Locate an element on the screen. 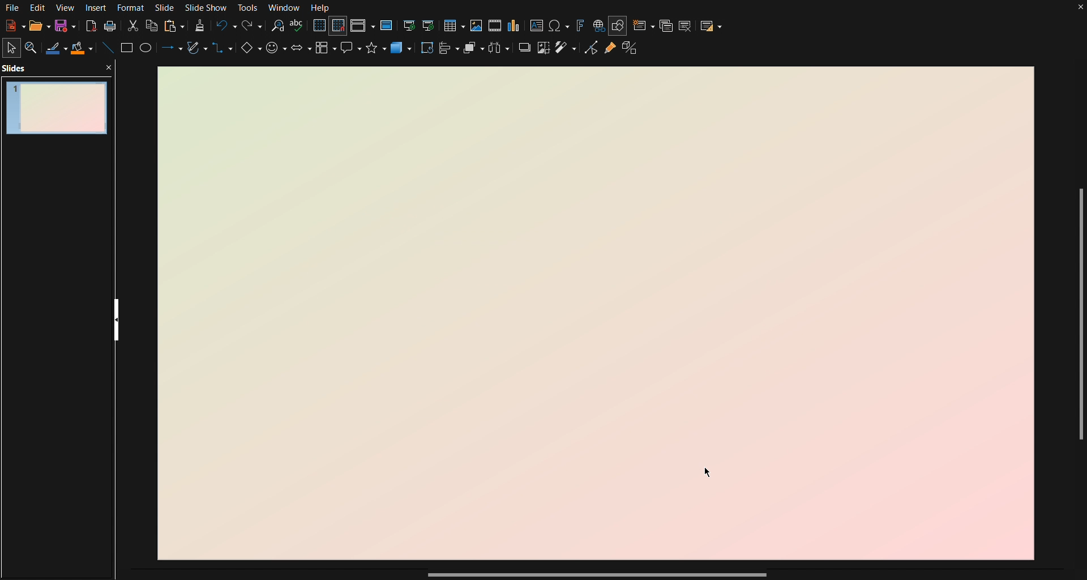  Distribute Objects is located at coordinates (500, 51).